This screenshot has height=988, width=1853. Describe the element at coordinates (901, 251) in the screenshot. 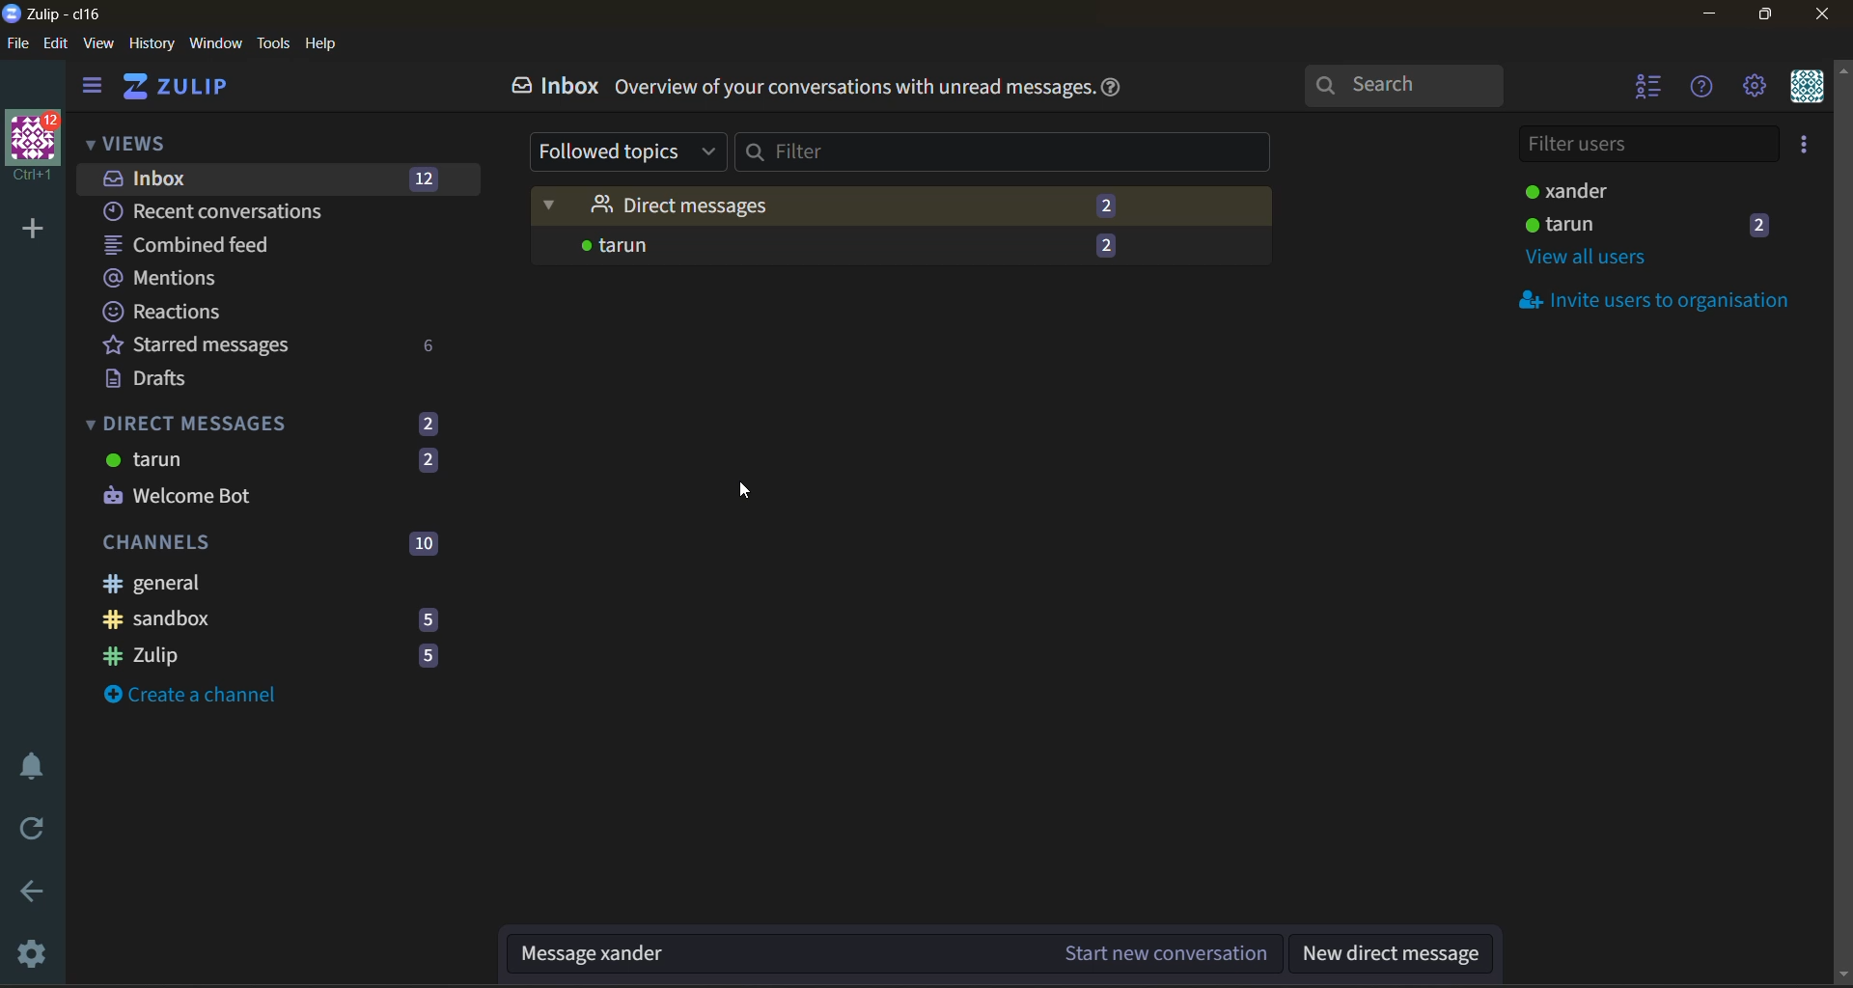

I see `tarun -2 (messages)` at that location.